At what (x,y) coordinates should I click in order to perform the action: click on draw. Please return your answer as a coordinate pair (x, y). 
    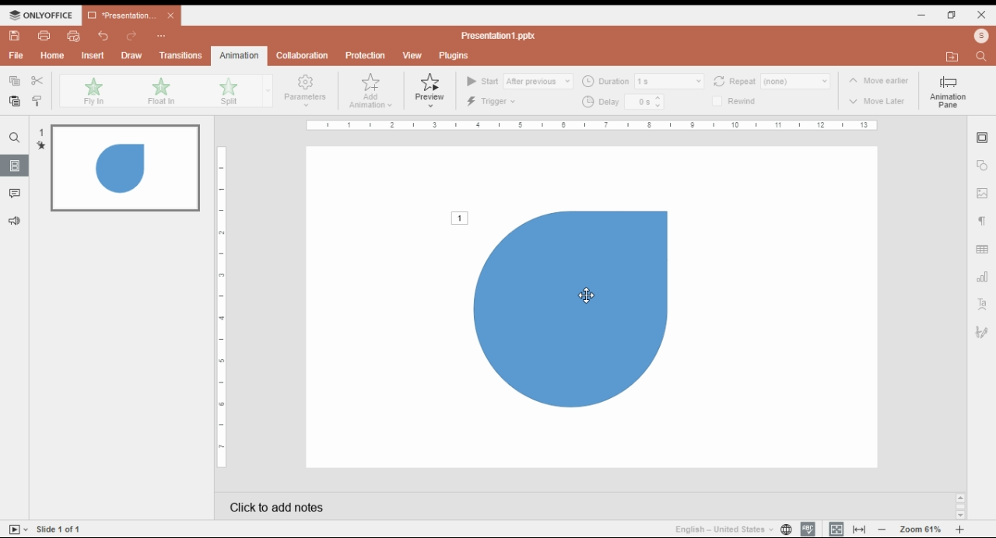
    Looking at the image, I should click on (132, 55).